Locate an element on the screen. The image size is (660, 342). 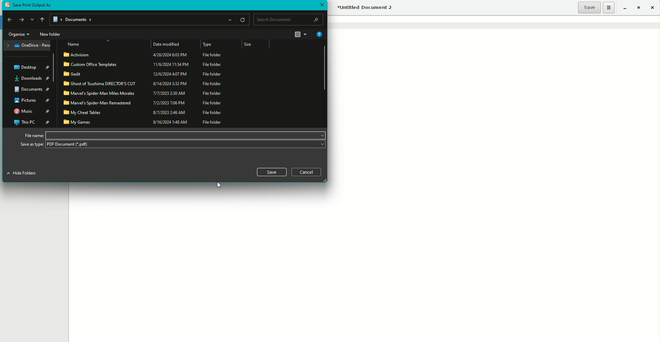
Save is located at coordinates (272, 172).